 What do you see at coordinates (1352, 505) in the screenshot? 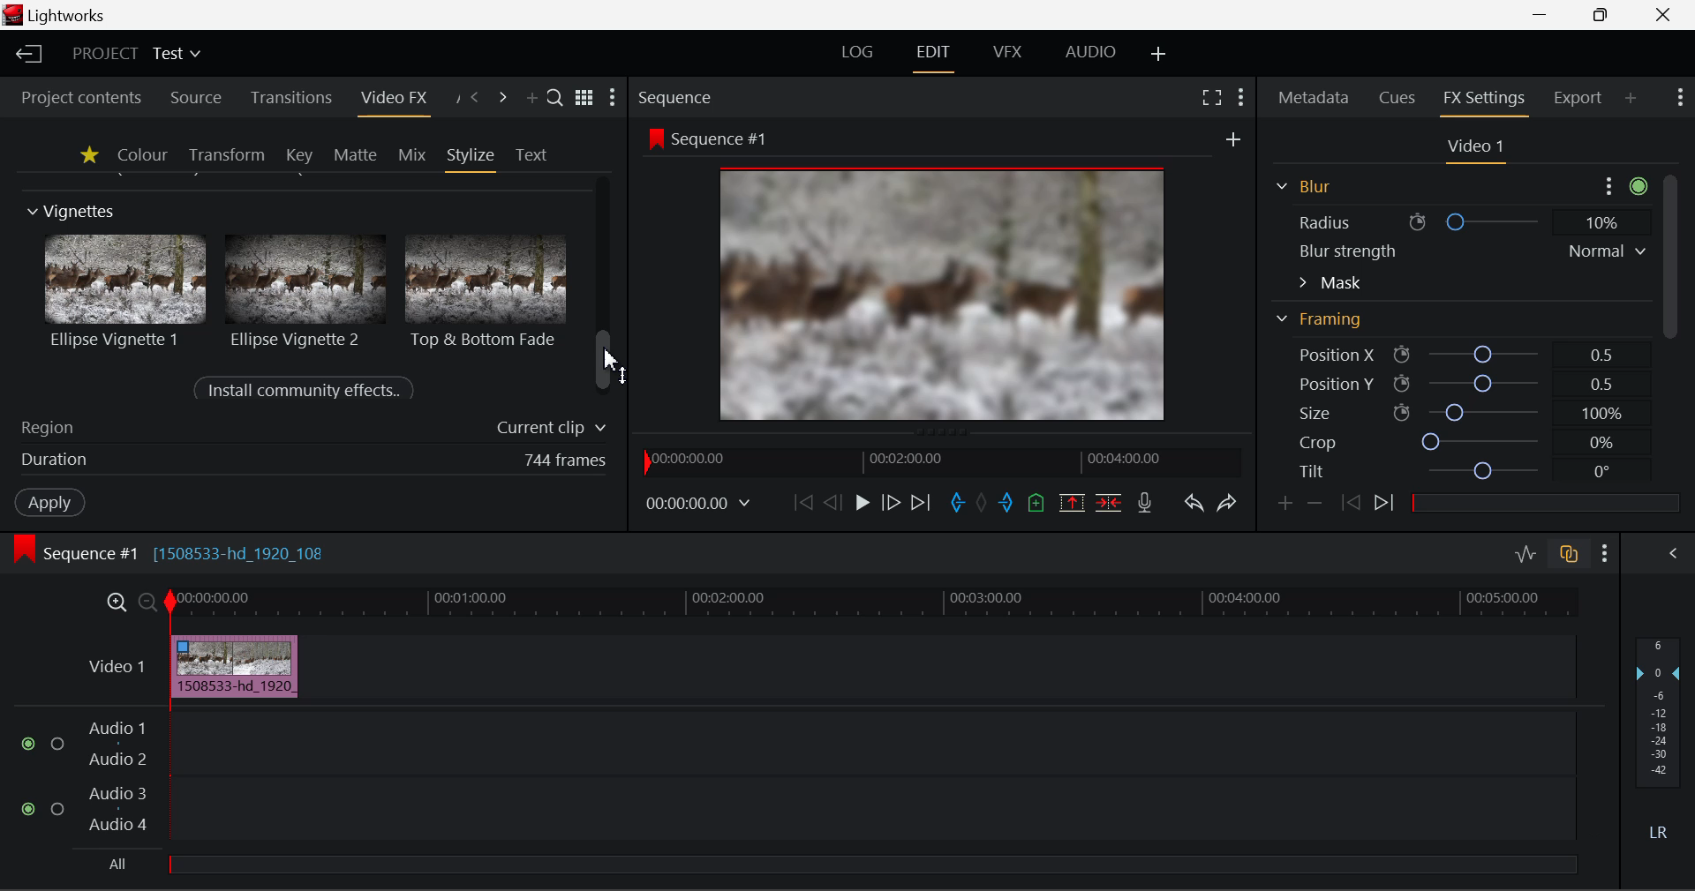
I see `Last keyframe` at bounding box center [1352, 505].